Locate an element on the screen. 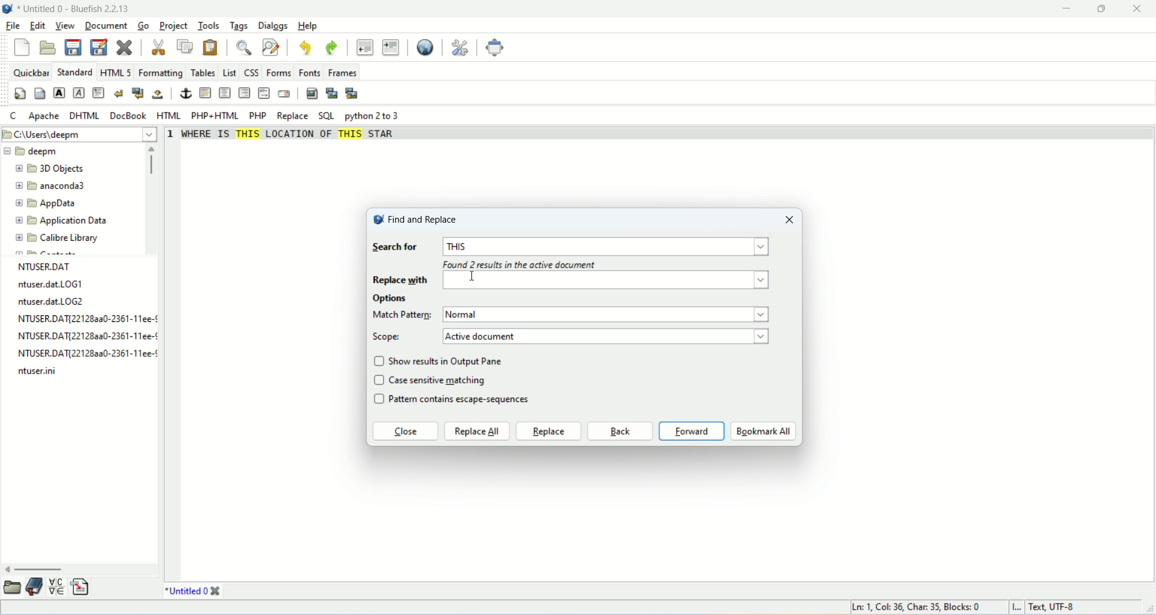  maximize is located at coordinates (1110, 9).